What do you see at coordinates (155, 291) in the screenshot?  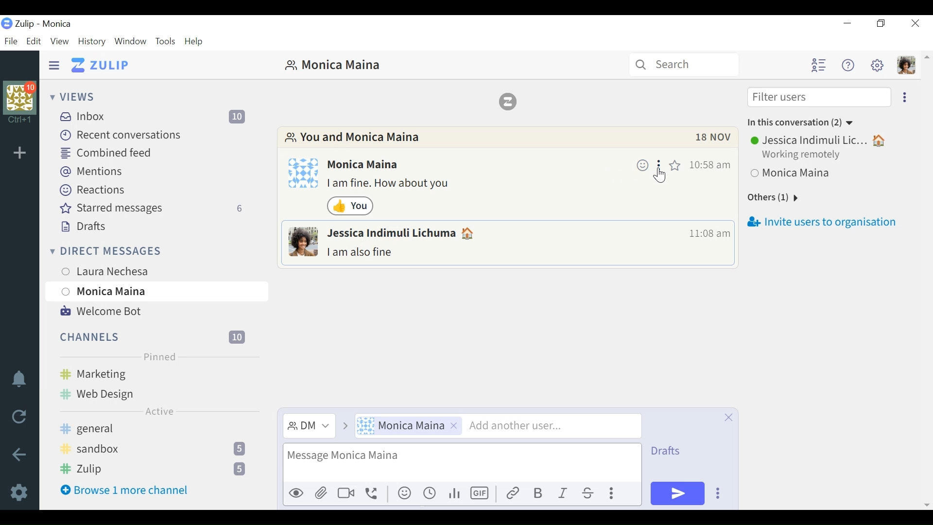 I see `Monica Maina` at bounding box center [155, 291].